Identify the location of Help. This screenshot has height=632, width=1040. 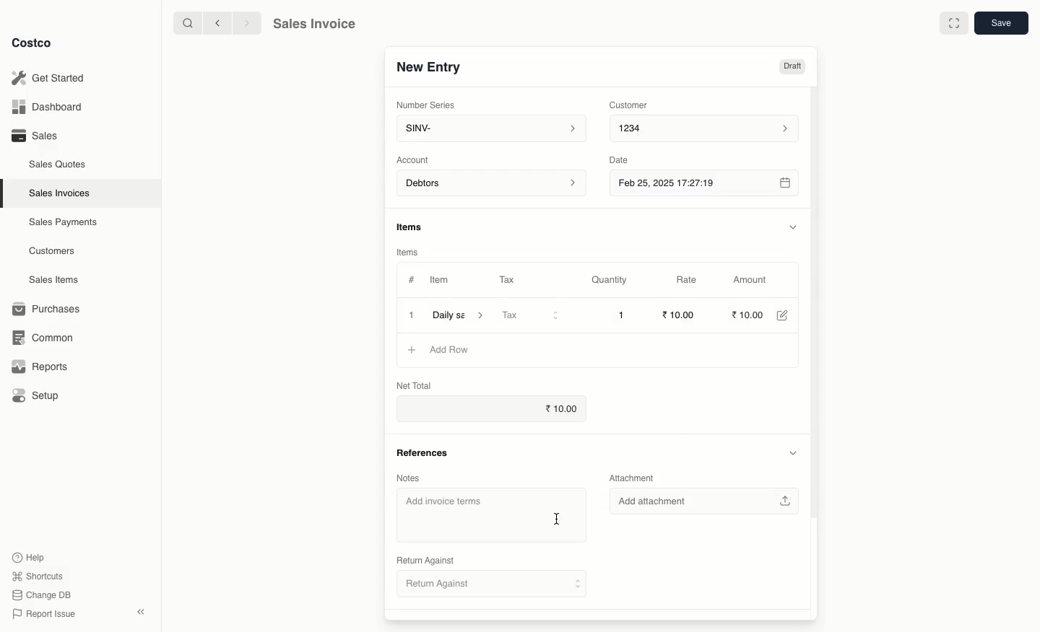
(31, 557).